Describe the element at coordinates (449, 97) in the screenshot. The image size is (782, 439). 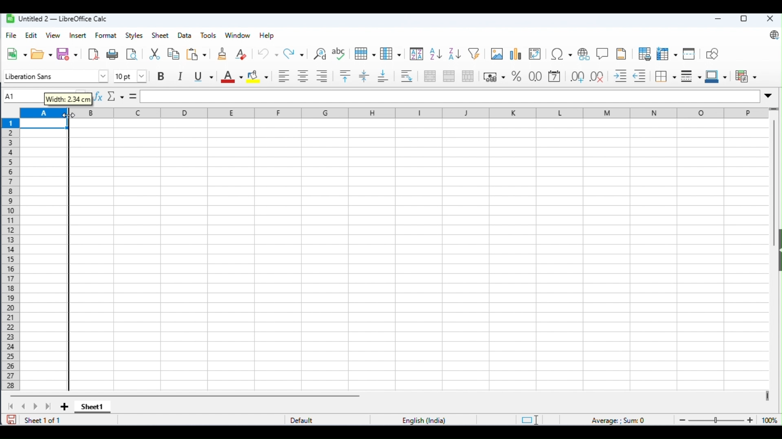
I see `formula bar` at that location.